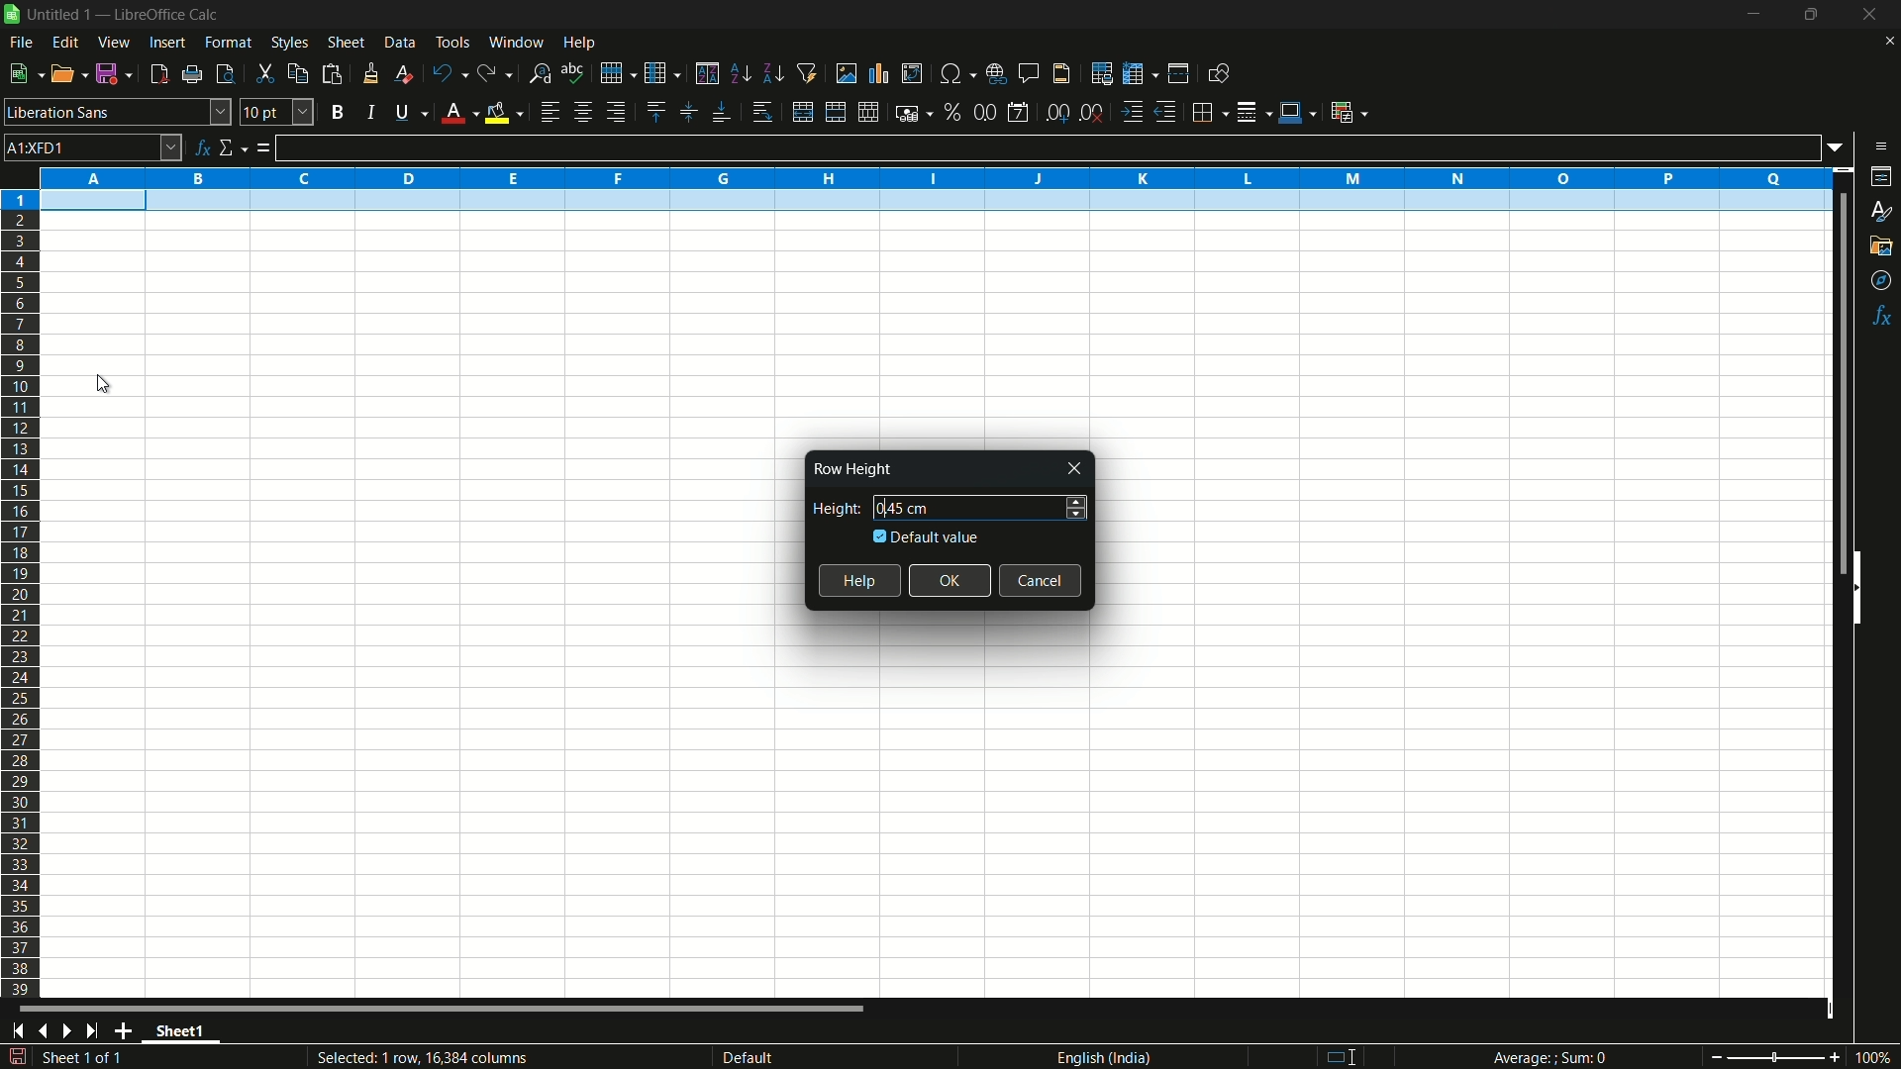  I want to click on Selected: 1 row, 16,384 columns, so click(418, 1056).